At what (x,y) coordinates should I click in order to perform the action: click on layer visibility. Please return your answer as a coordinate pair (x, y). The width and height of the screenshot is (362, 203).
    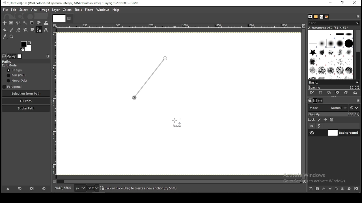
    Looking at the image, I should click on (312, 126).